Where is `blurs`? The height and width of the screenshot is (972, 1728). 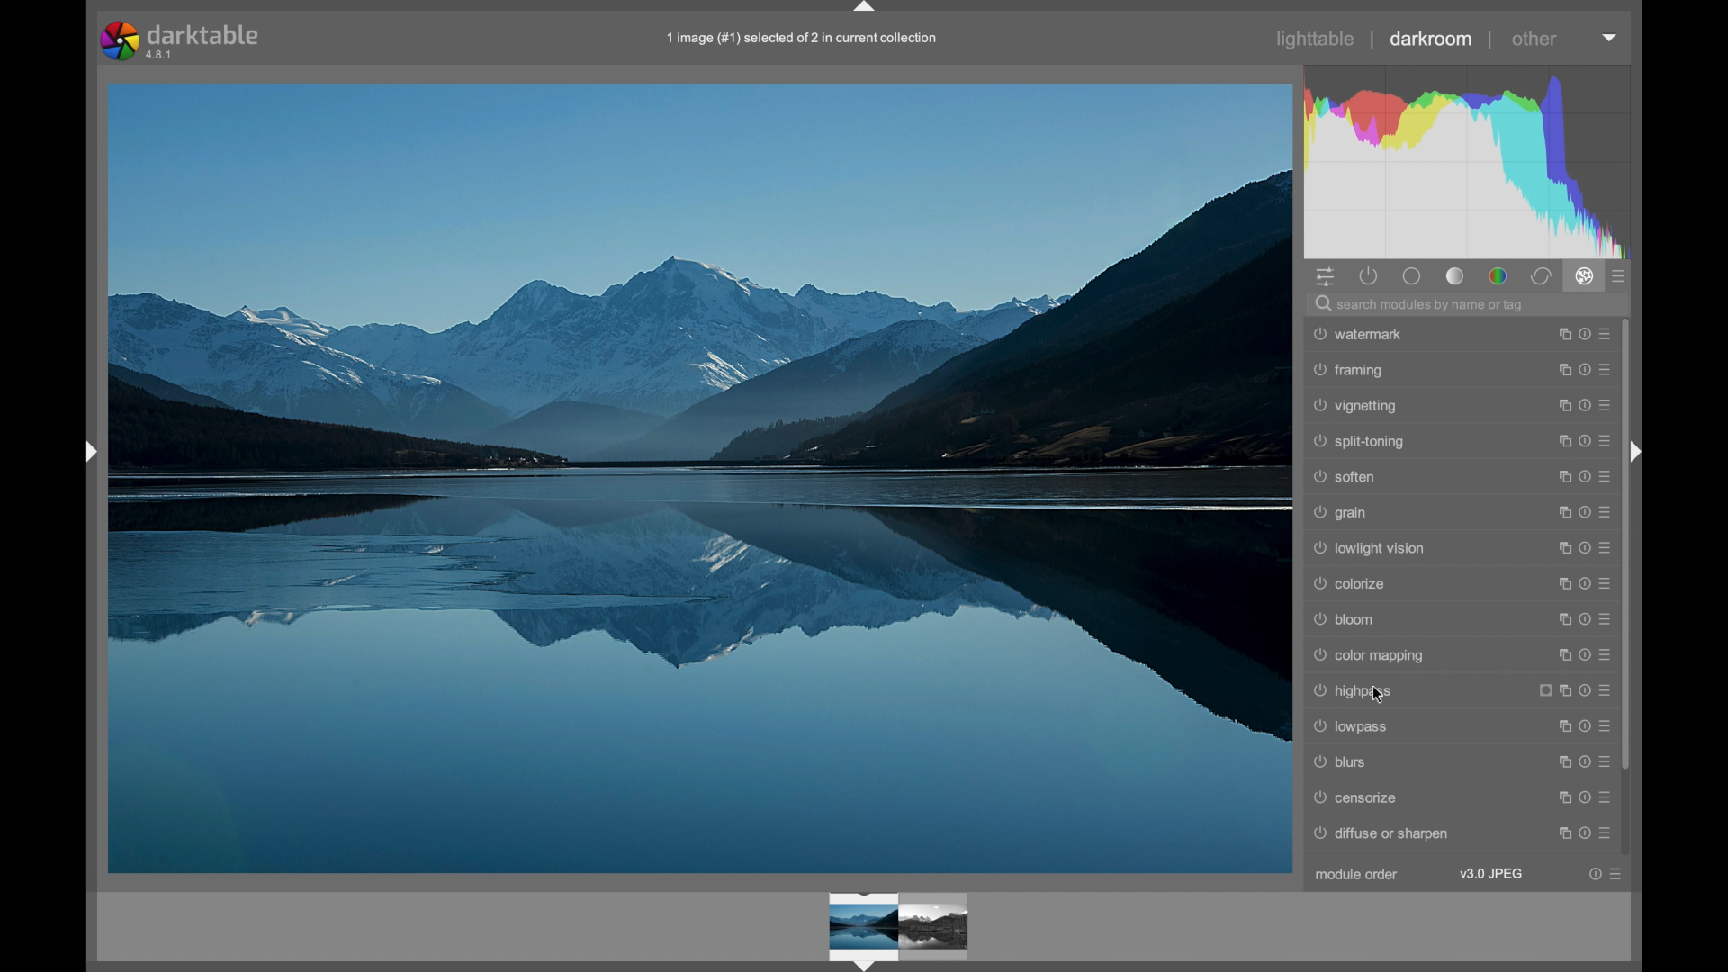
blurs is located at coordinates (1341, 762).